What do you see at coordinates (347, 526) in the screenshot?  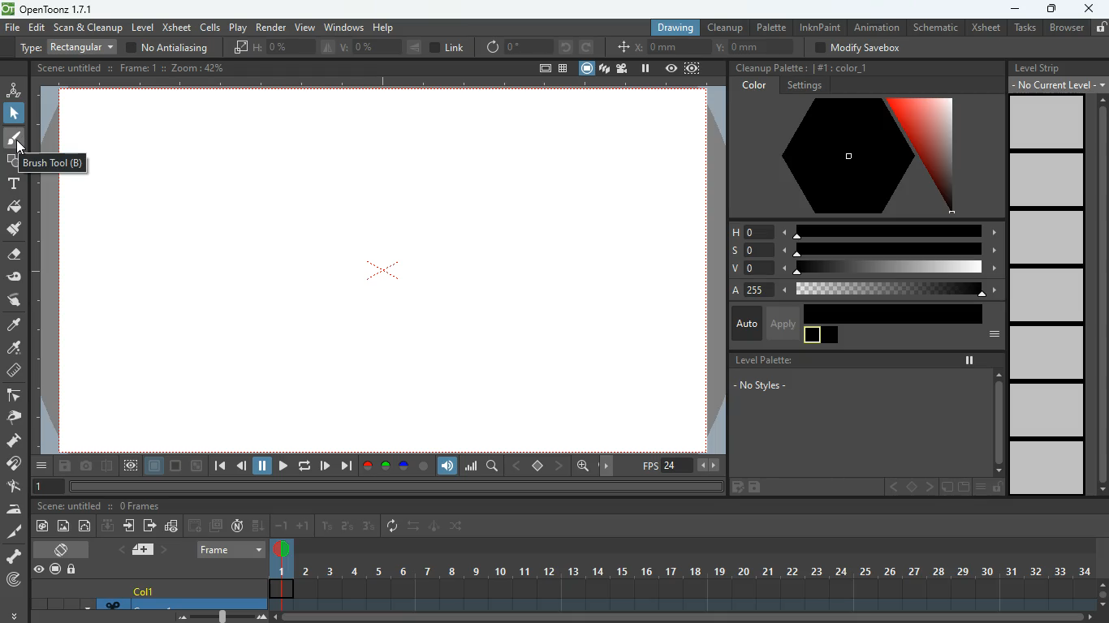 I see `2` at bounding box center [347, 526].